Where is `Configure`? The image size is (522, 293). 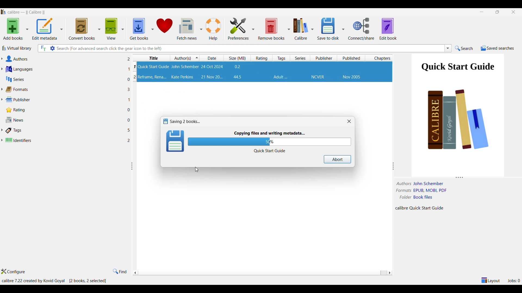 Configure is located at coordinates (13, 271).